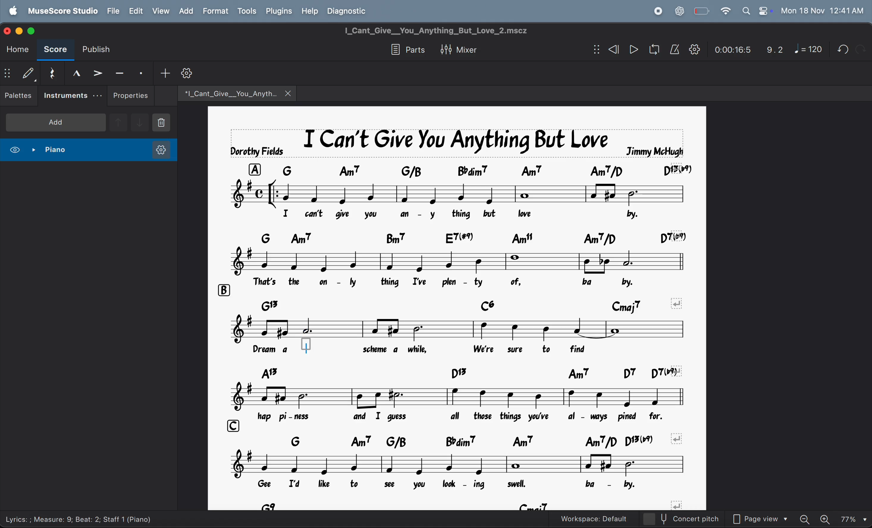 This screenshot has height=528, width=872. Describe the element at coordinates (434, 29) in the screenshot. I see `page title` at that location.